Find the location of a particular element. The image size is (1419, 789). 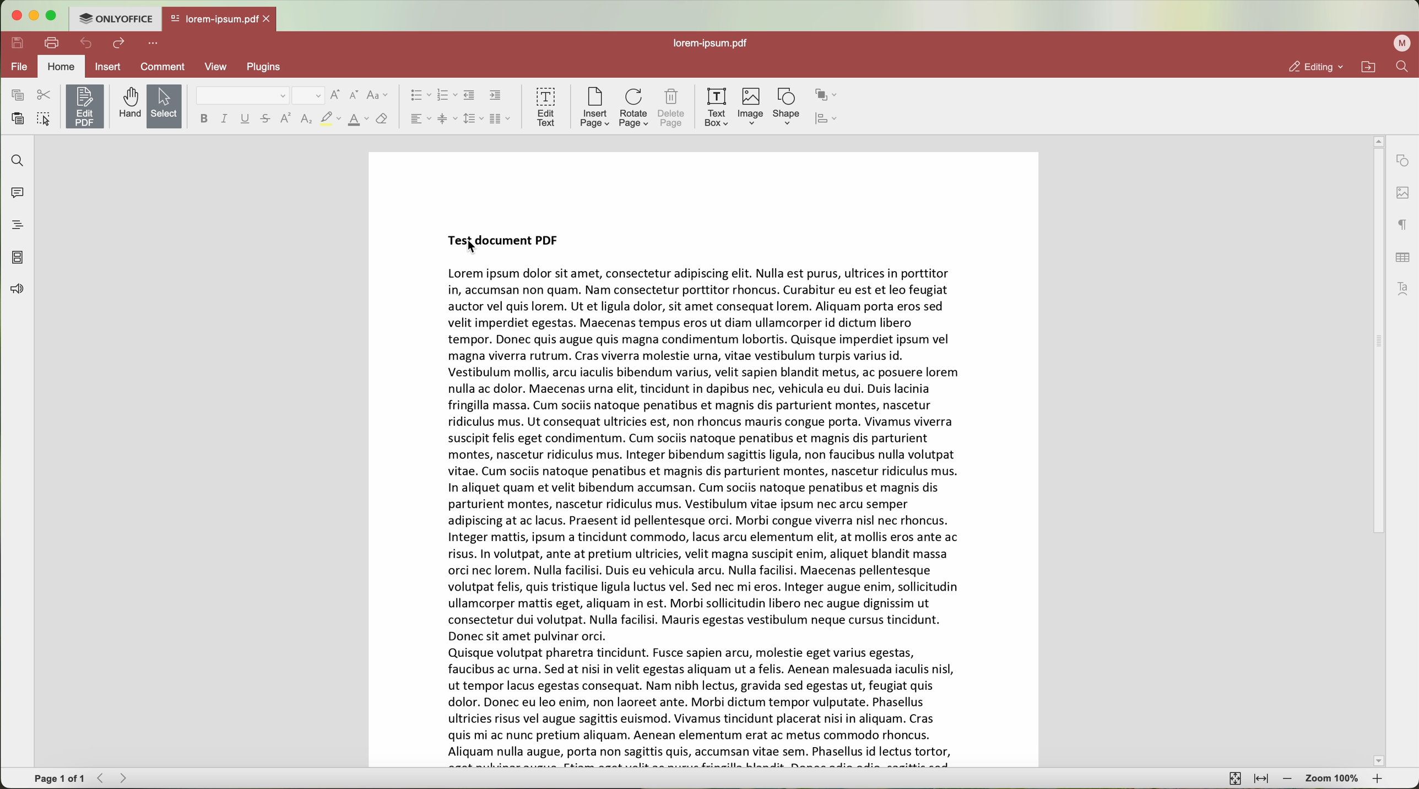

fit to page is located at coordinates (1233, 779).